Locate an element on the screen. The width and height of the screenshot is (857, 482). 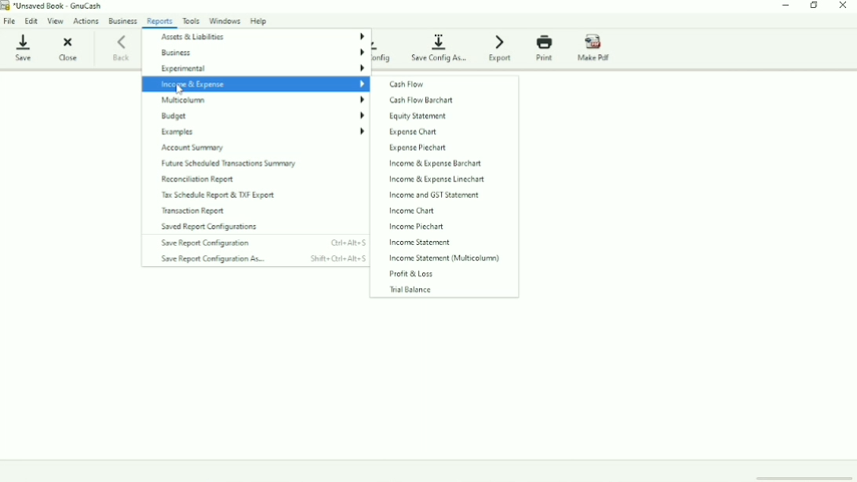
Experimental is located at coordinates (262, 69).